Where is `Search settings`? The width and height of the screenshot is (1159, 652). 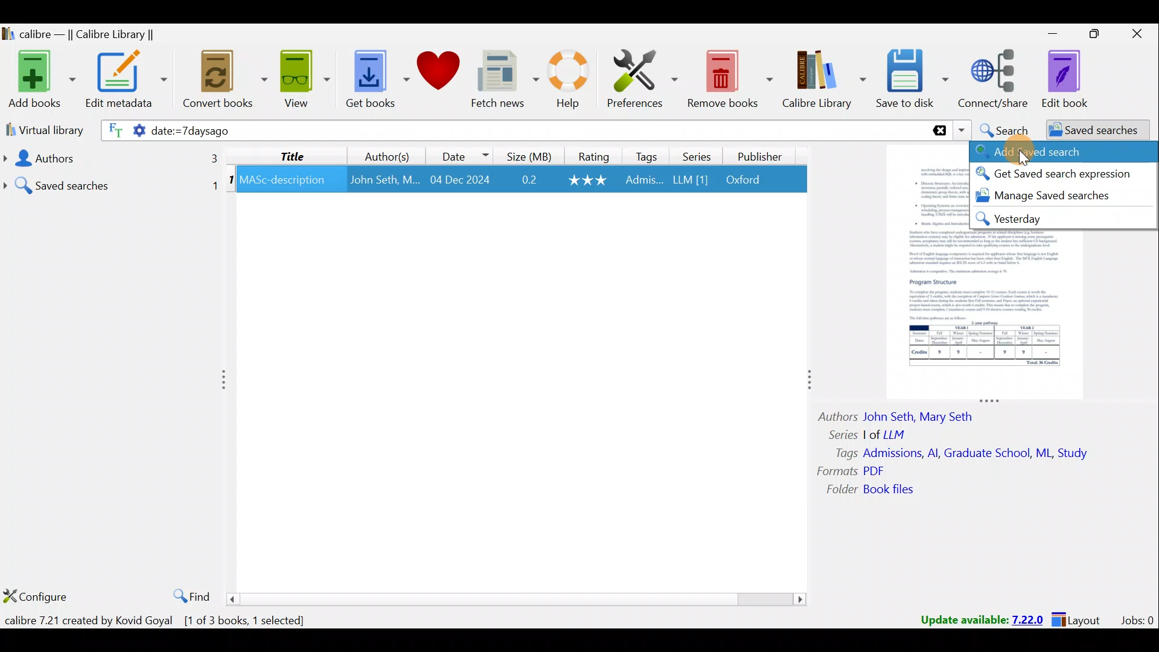
Search settings is located at coordinates (122, 132).